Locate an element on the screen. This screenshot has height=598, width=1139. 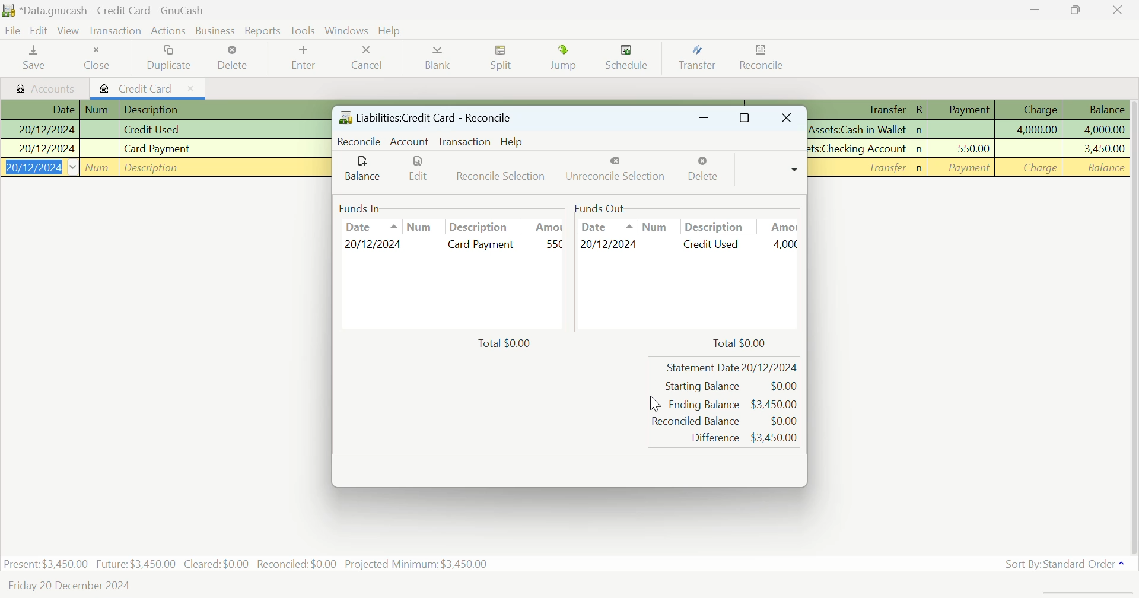
Statement Date 20/12/2024 is located at coordinates (733, 368).